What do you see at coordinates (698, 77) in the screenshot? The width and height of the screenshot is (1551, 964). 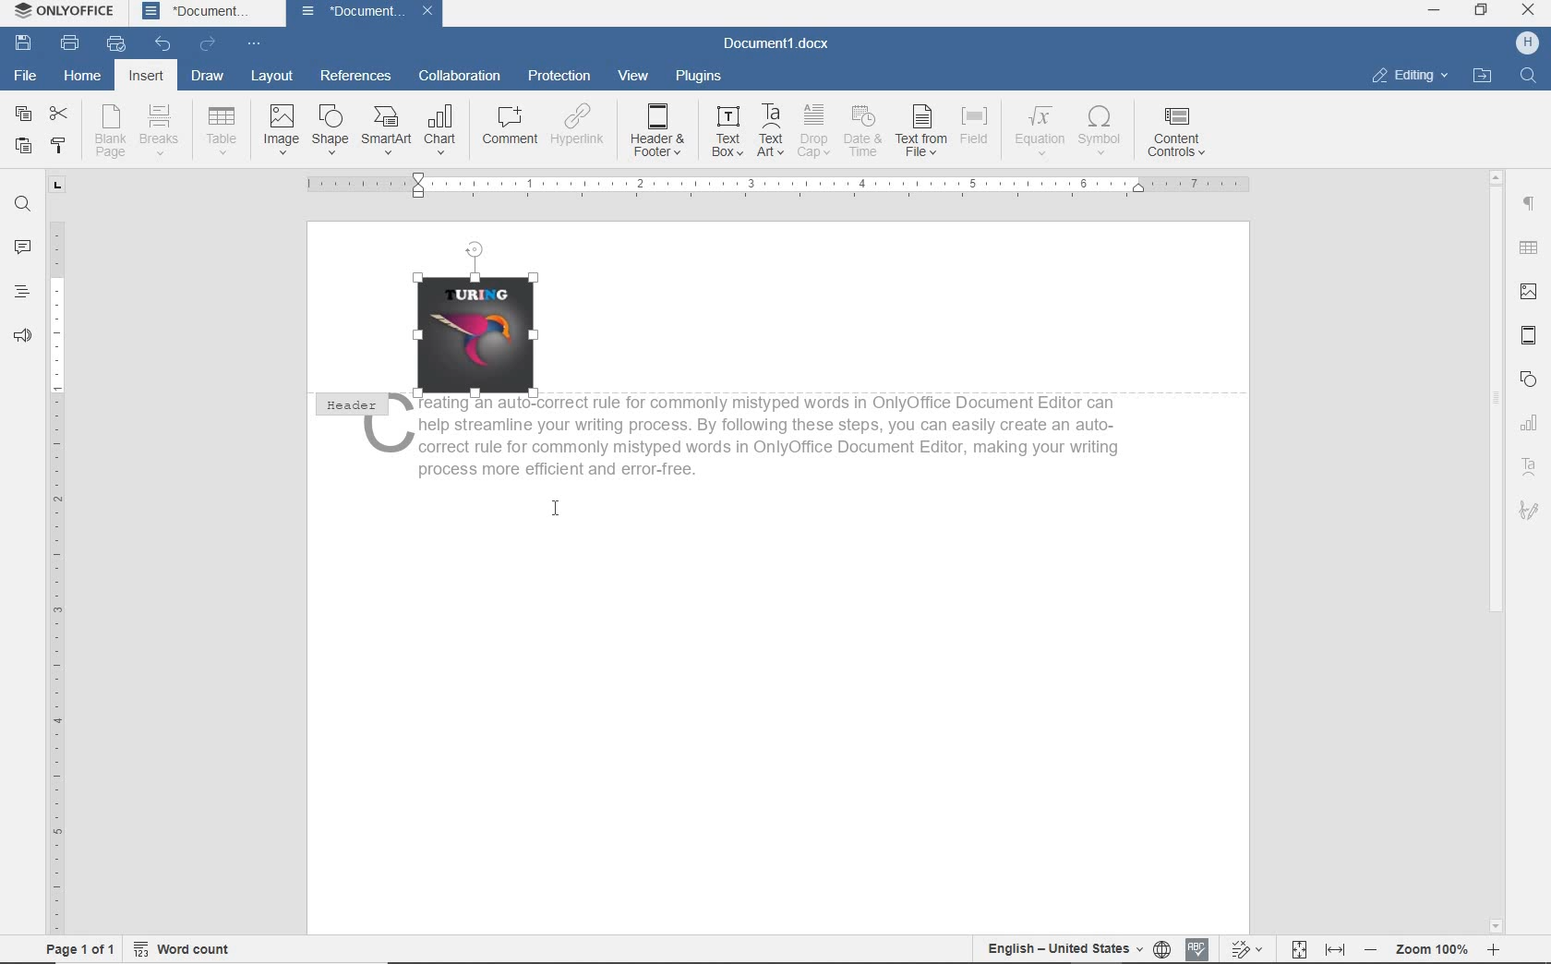 I see `PLUGINS` at bounding box center [698, 77].